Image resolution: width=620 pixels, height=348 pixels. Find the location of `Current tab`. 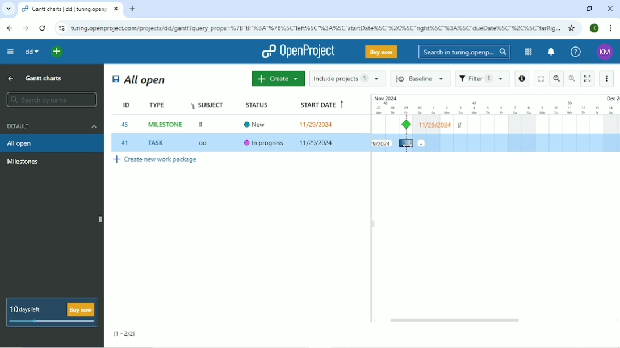

Current tab is located at coordinates (70, 9).